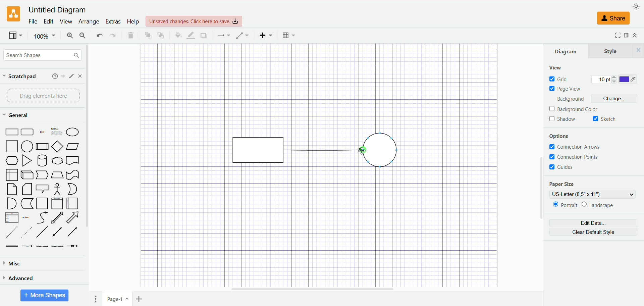 This screenshot has height=306, width=644. I want to click on Two way Arrow, so click(58, 218).